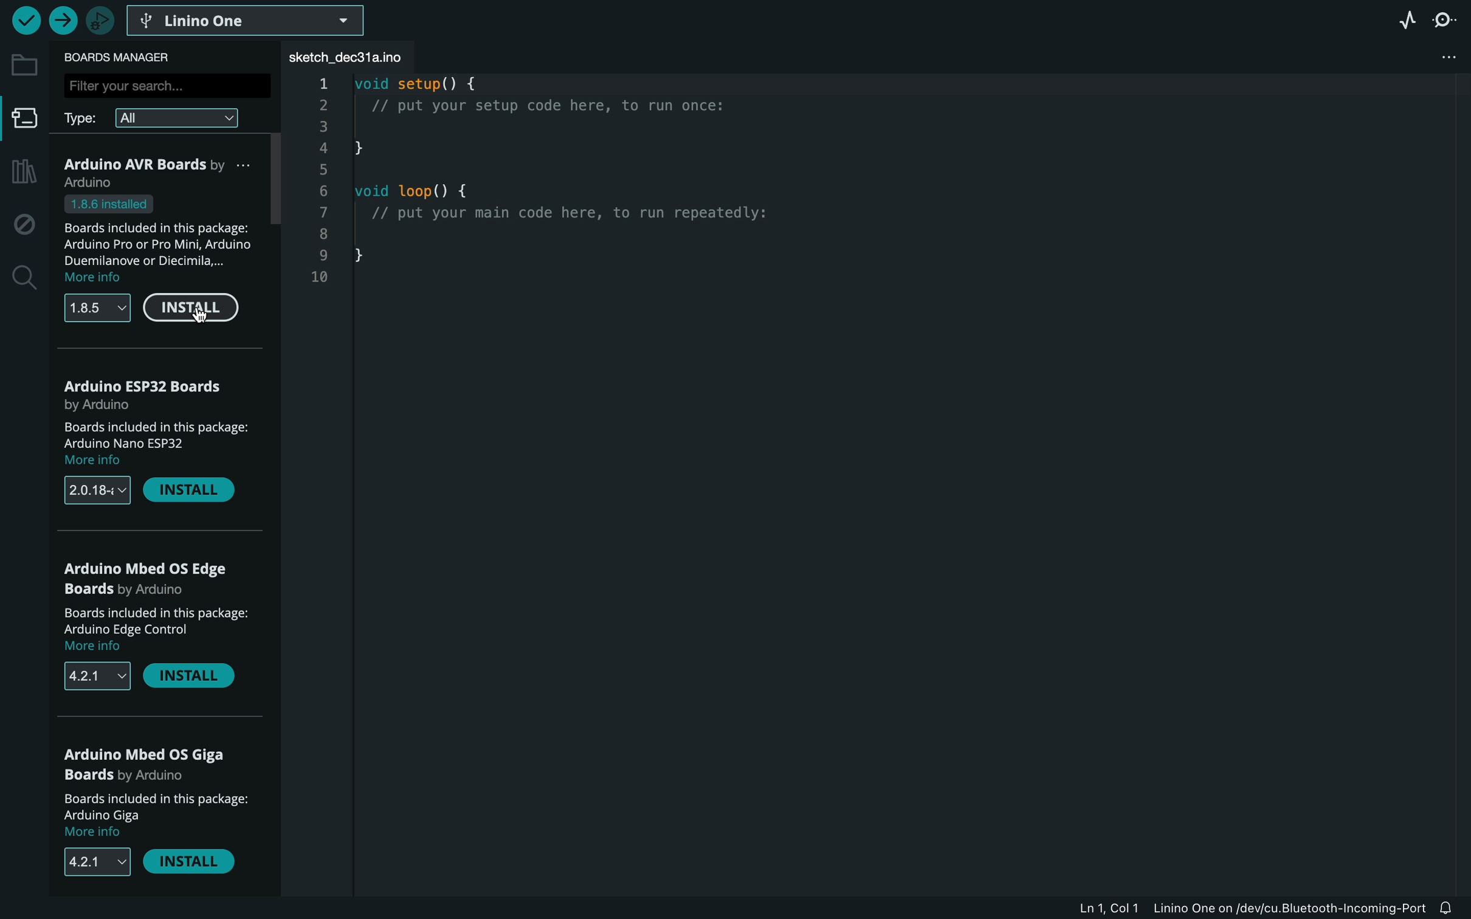 Image resolution: width=1471 pixels, height=919 pixels. Describe the element at coordinates (247, 19) in the screenshot. I see `select board` at that location.